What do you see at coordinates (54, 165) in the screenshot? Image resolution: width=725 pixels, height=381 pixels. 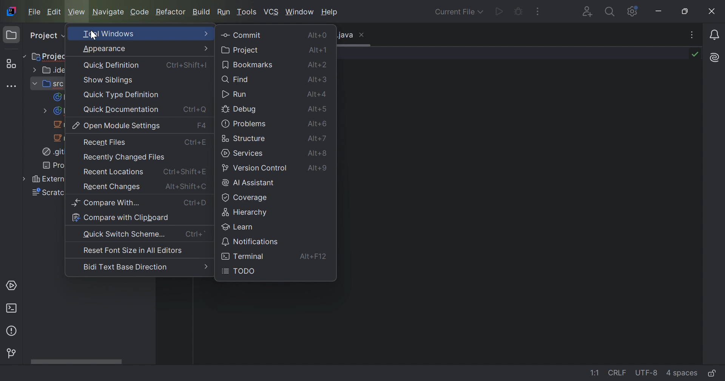 I see `Project.iml` at bounding box center [54, 165].